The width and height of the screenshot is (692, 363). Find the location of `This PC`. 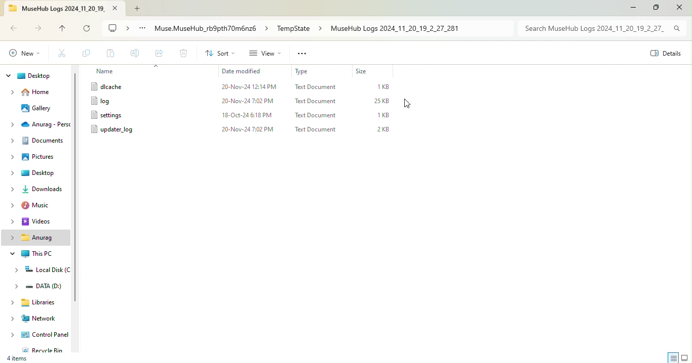

This PC is located at coordinates (32, 255).